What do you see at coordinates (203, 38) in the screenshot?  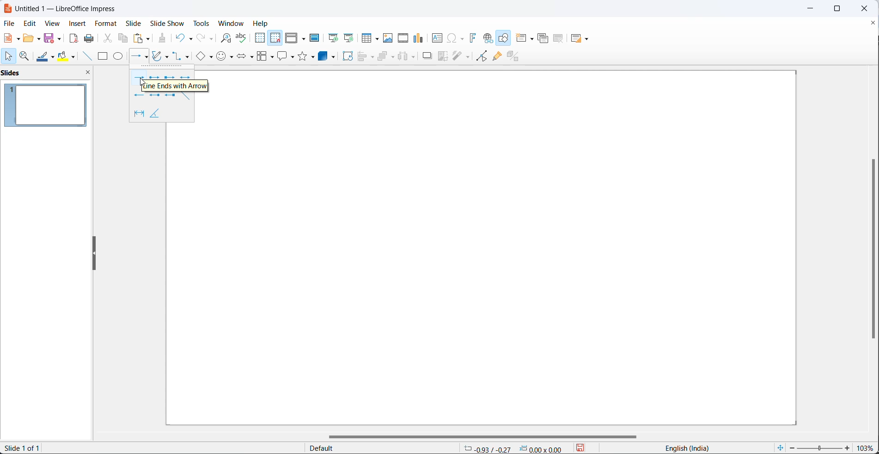 I see `redo` at bounding box center [203, 38].